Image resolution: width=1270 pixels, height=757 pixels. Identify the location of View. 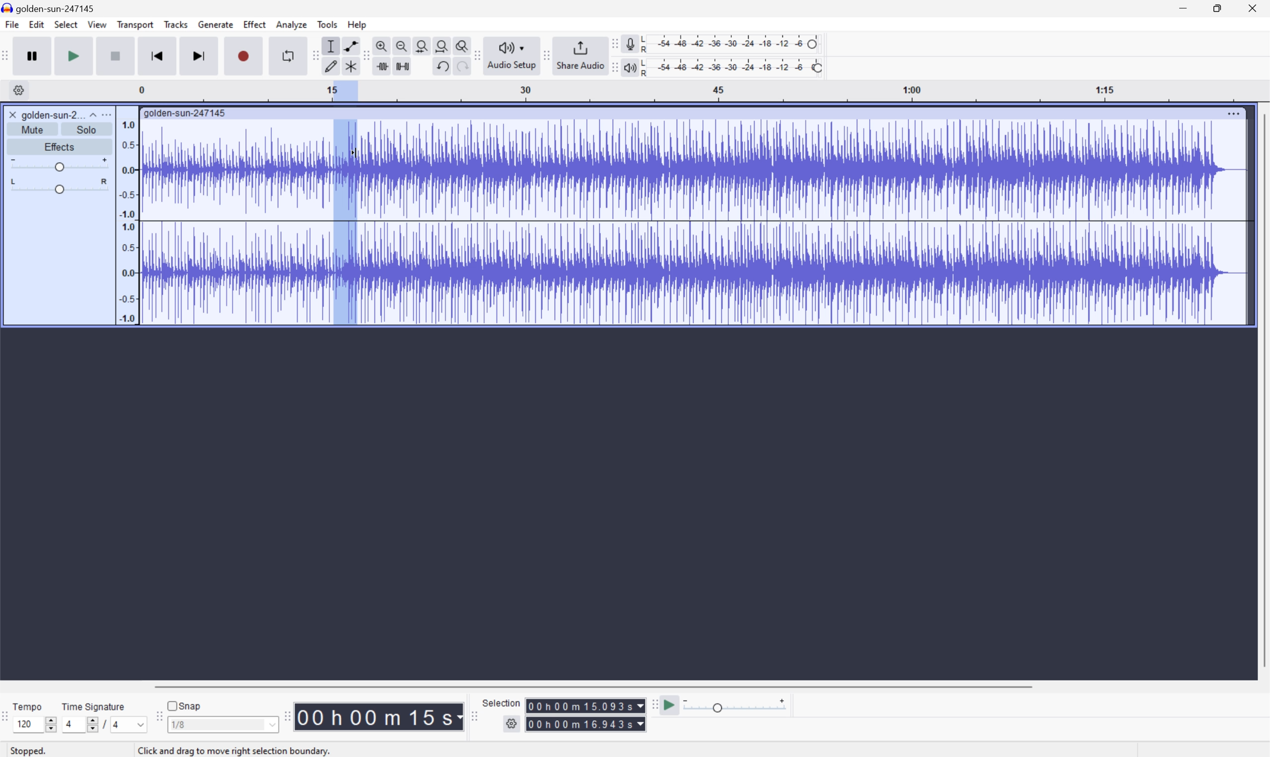
(98, 27).